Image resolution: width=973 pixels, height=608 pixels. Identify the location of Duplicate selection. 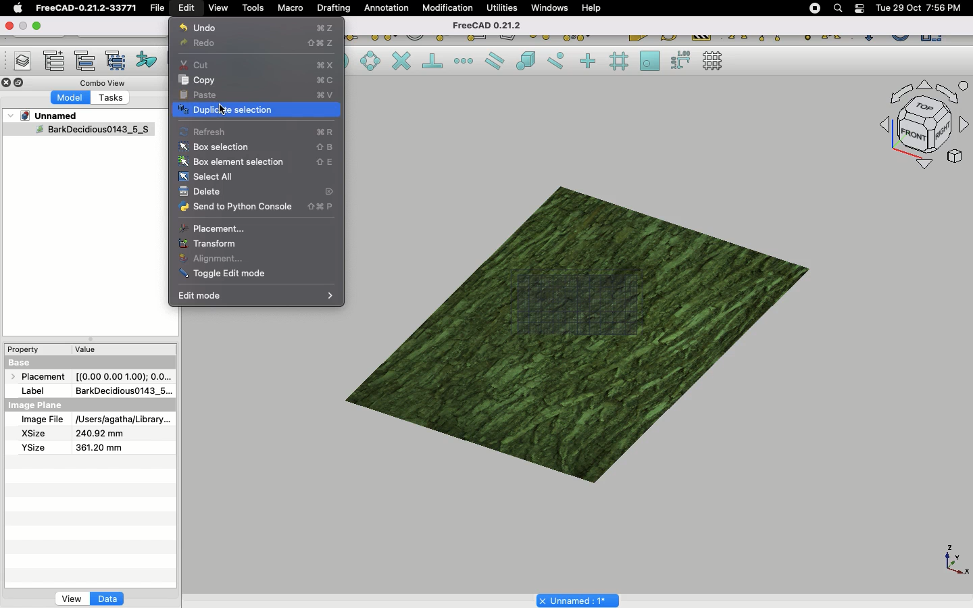
(255, 111).